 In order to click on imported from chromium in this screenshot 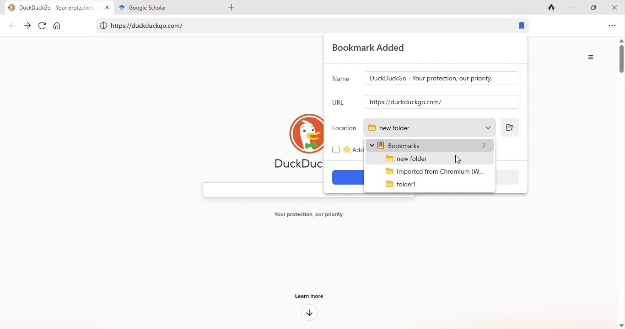, I will do `click(430, 170)`.